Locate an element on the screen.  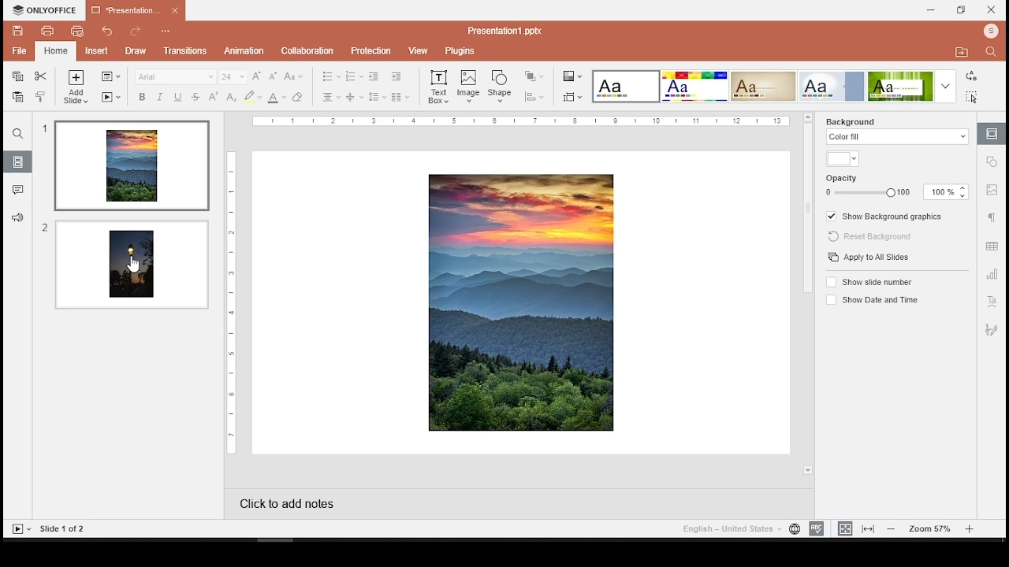
font color is located at coordinates (277, 98).